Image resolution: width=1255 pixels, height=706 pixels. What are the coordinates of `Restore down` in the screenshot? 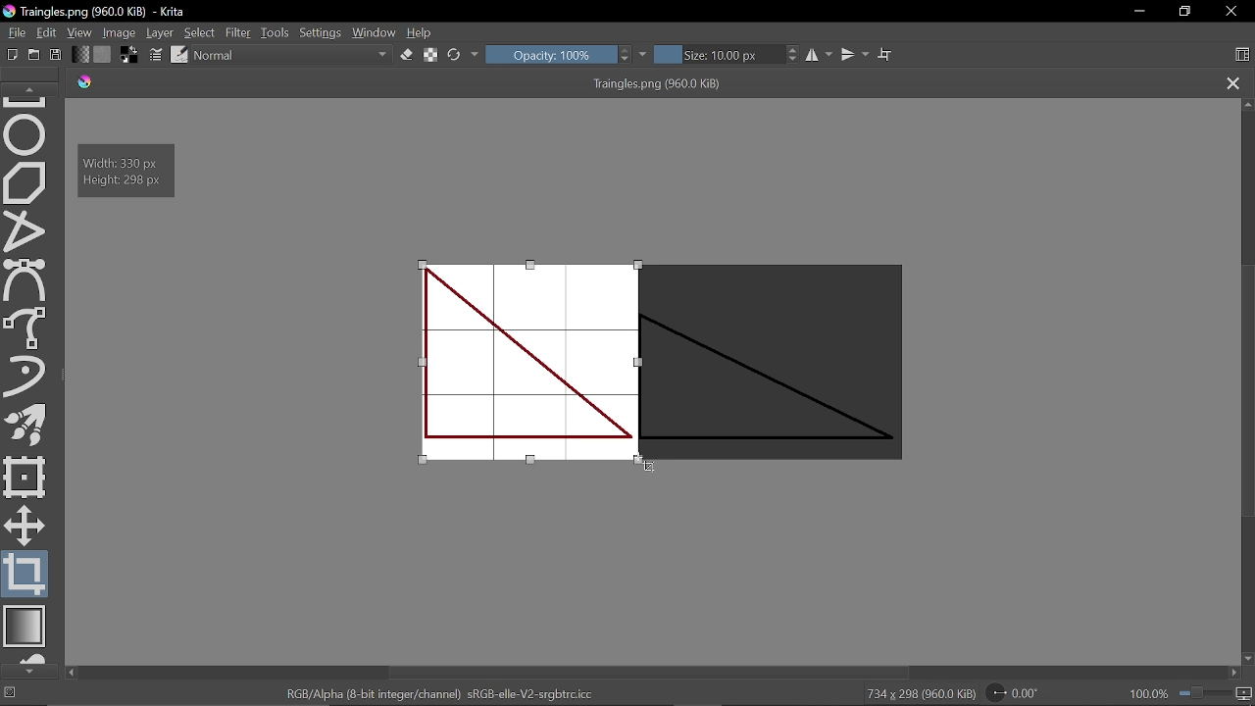 It's located at (1185, 12).